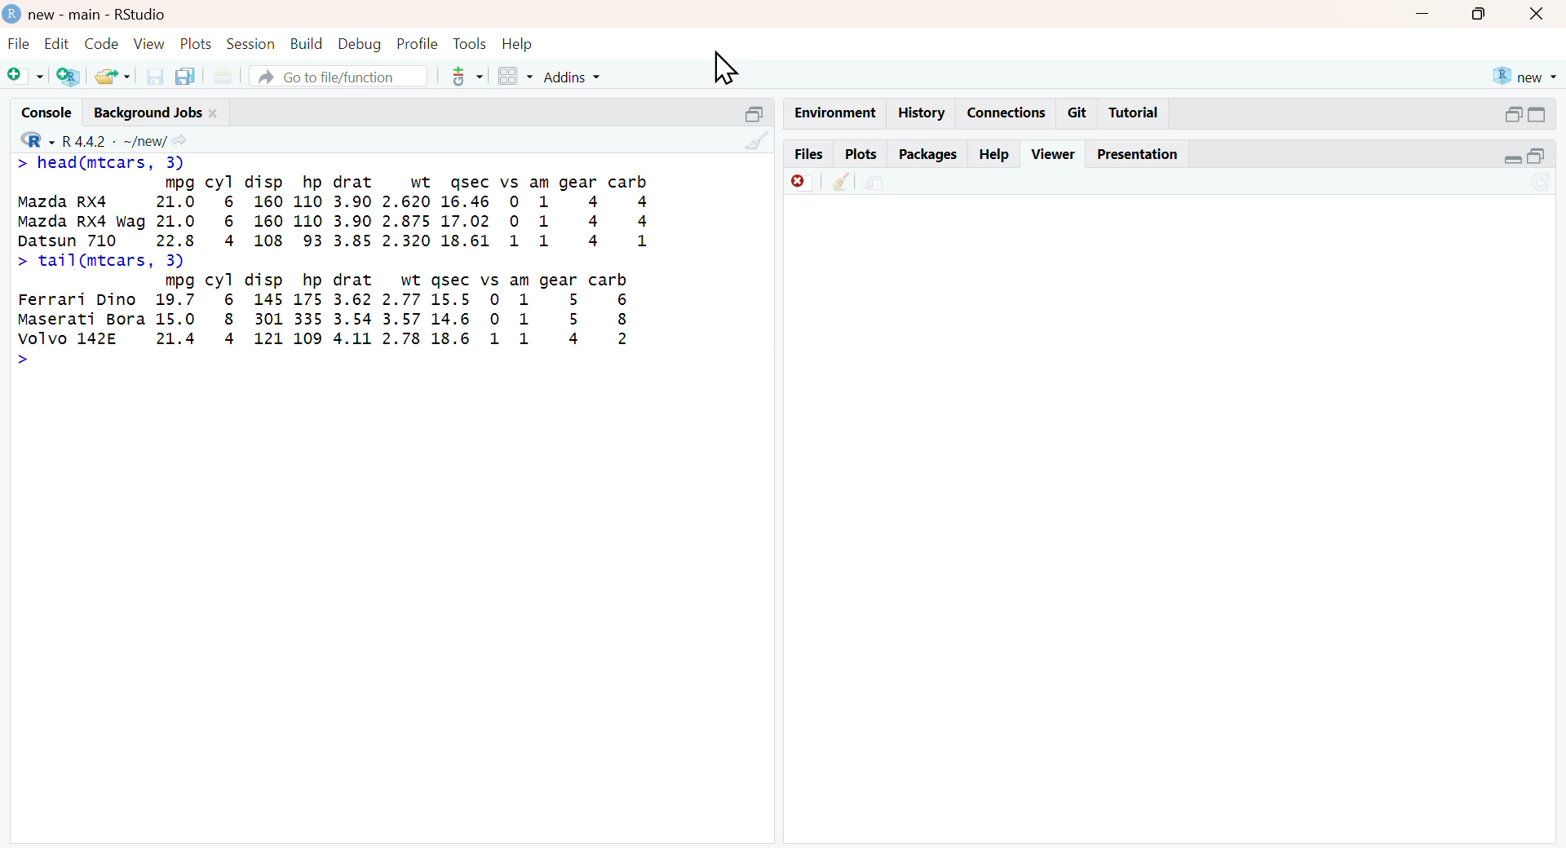 The width and height of the screenshot is (1566, 848). What do you see at coordinates (185, 76) in the screenshot?
I see `Save all open documents` at bounding box center [185, 76].